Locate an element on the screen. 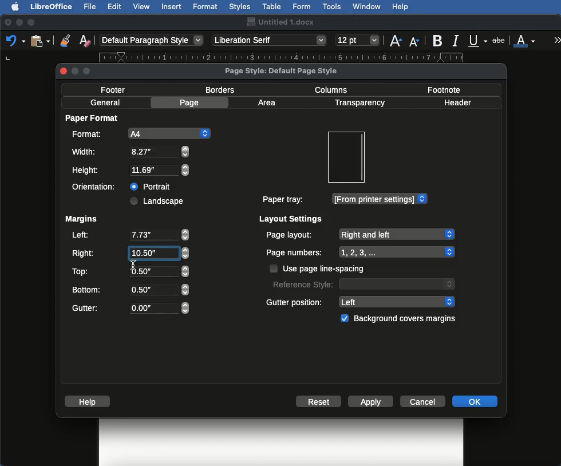 The width and height of the screenshot is (561, 466). close is located at coordinates (64, 73).